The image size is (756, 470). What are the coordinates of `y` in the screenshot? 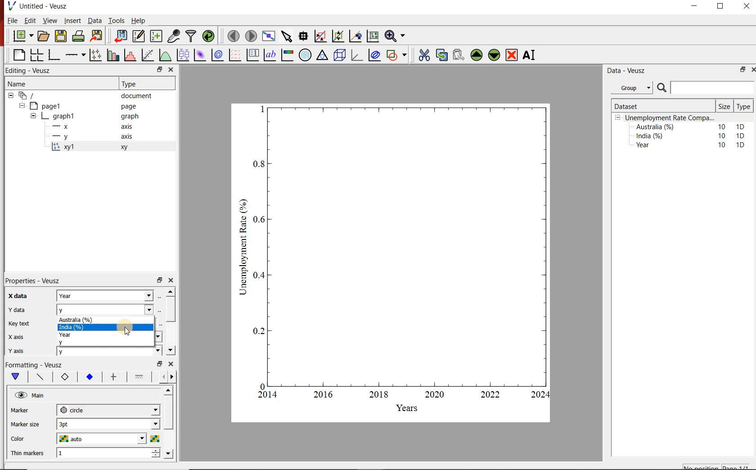 It's located at (108, 309).